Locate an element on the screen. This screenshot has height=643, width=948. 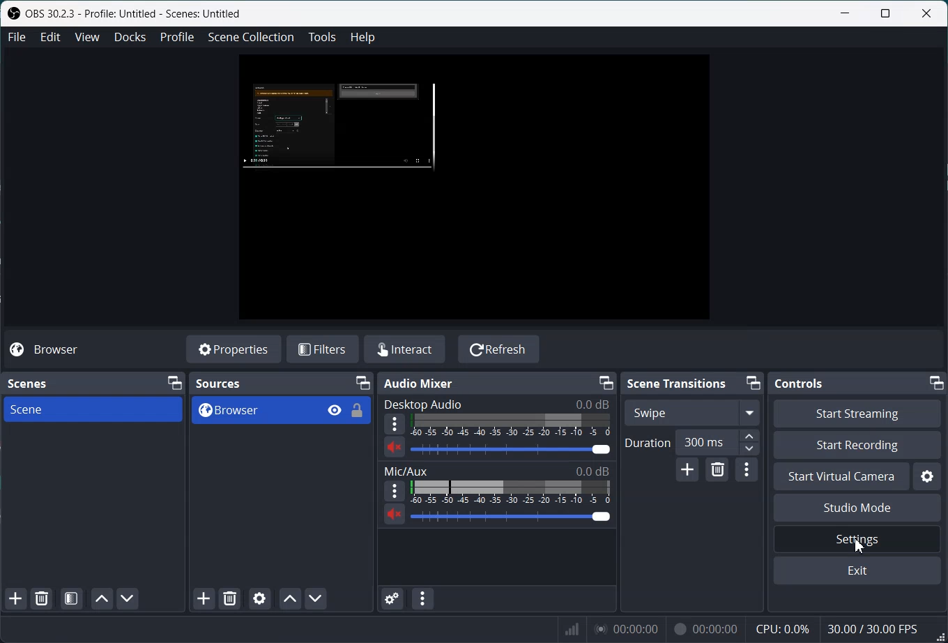
Maximize is located at coordinates (885, 13).